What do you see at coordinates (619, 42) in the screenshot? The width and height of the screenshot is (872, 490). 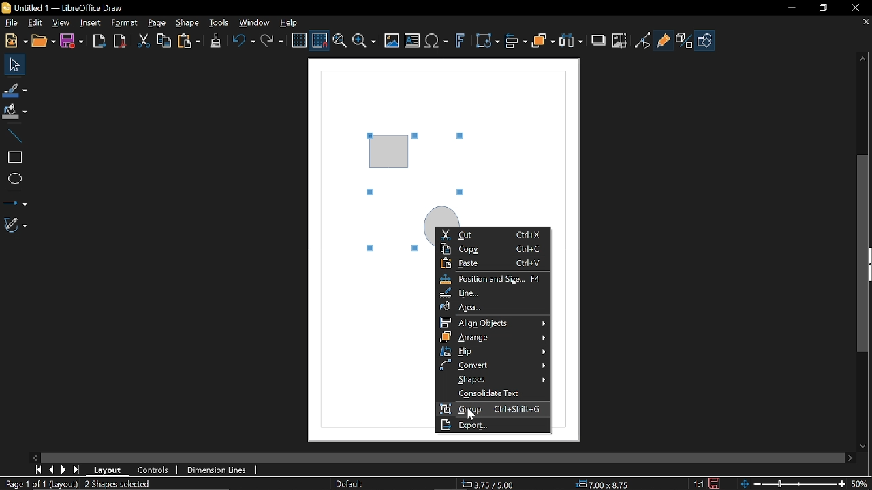 I see `Crop` at bounding box center [619, 42].